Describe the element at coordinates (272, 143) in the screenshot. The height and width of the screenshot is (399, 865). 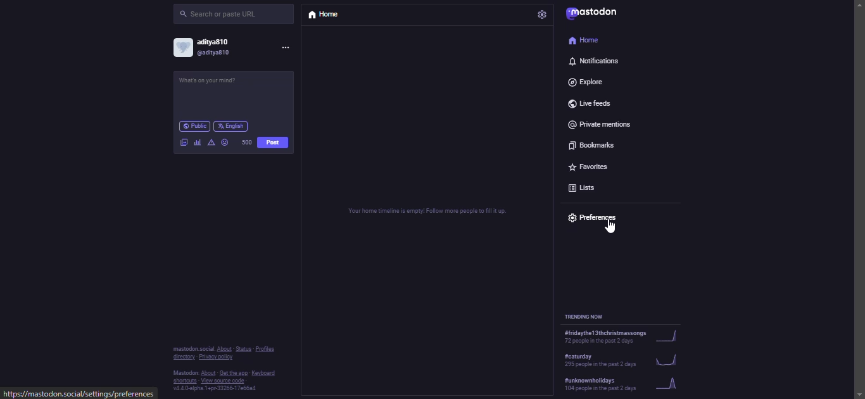
I see `post` at that location.